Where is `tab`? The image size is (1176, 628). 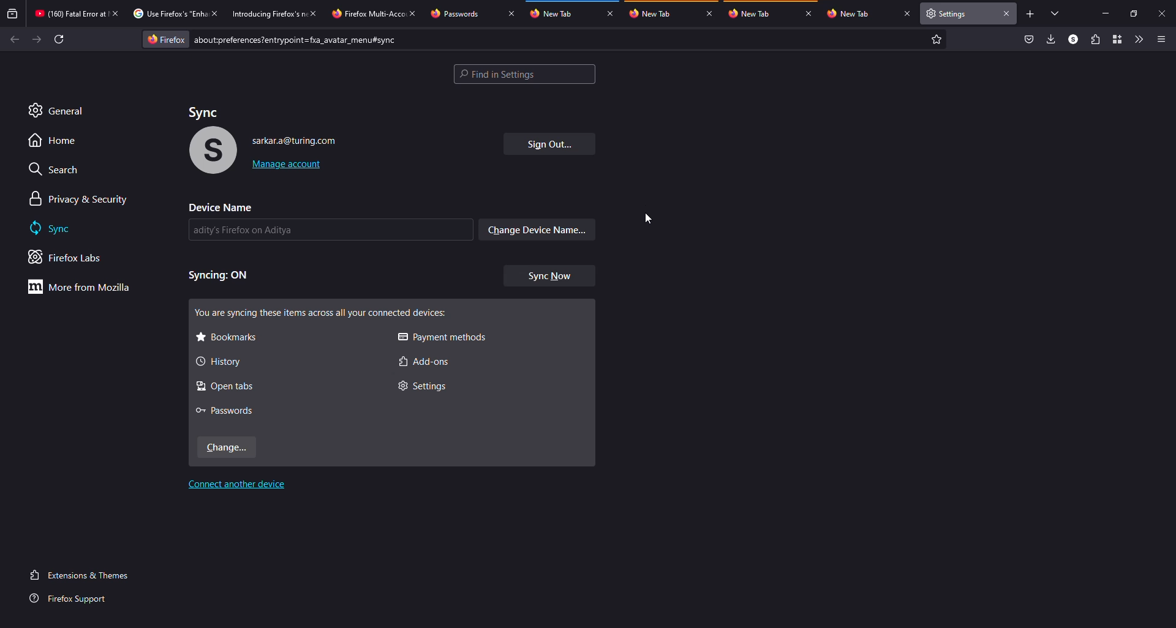
tab is located at coordinates (855, 13).